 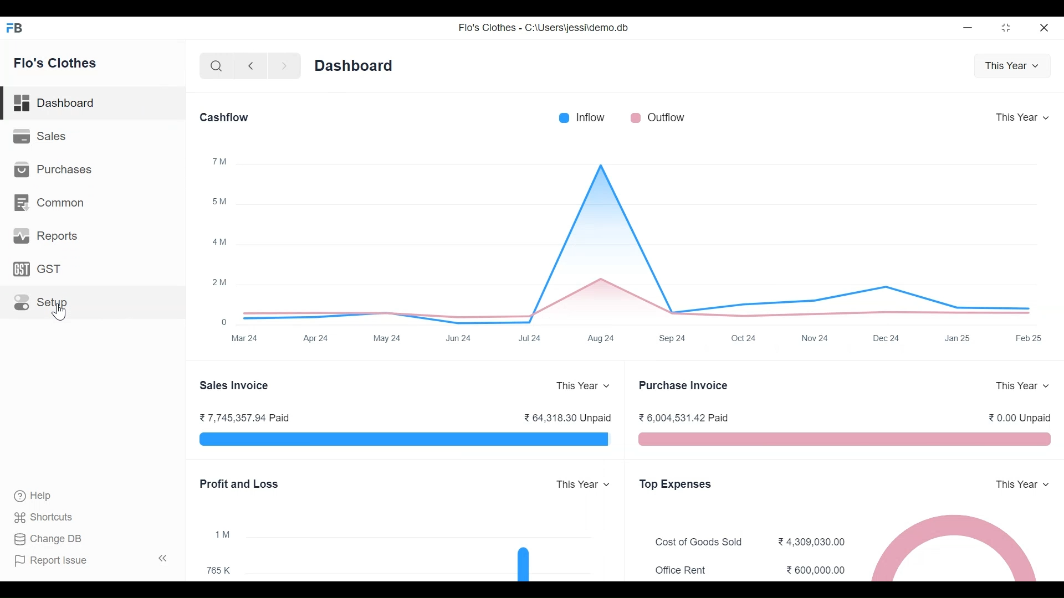 What do you see at coordinates (55, 103) in the screenshot?
I see `dashboard` at bounding box center [55, 103].